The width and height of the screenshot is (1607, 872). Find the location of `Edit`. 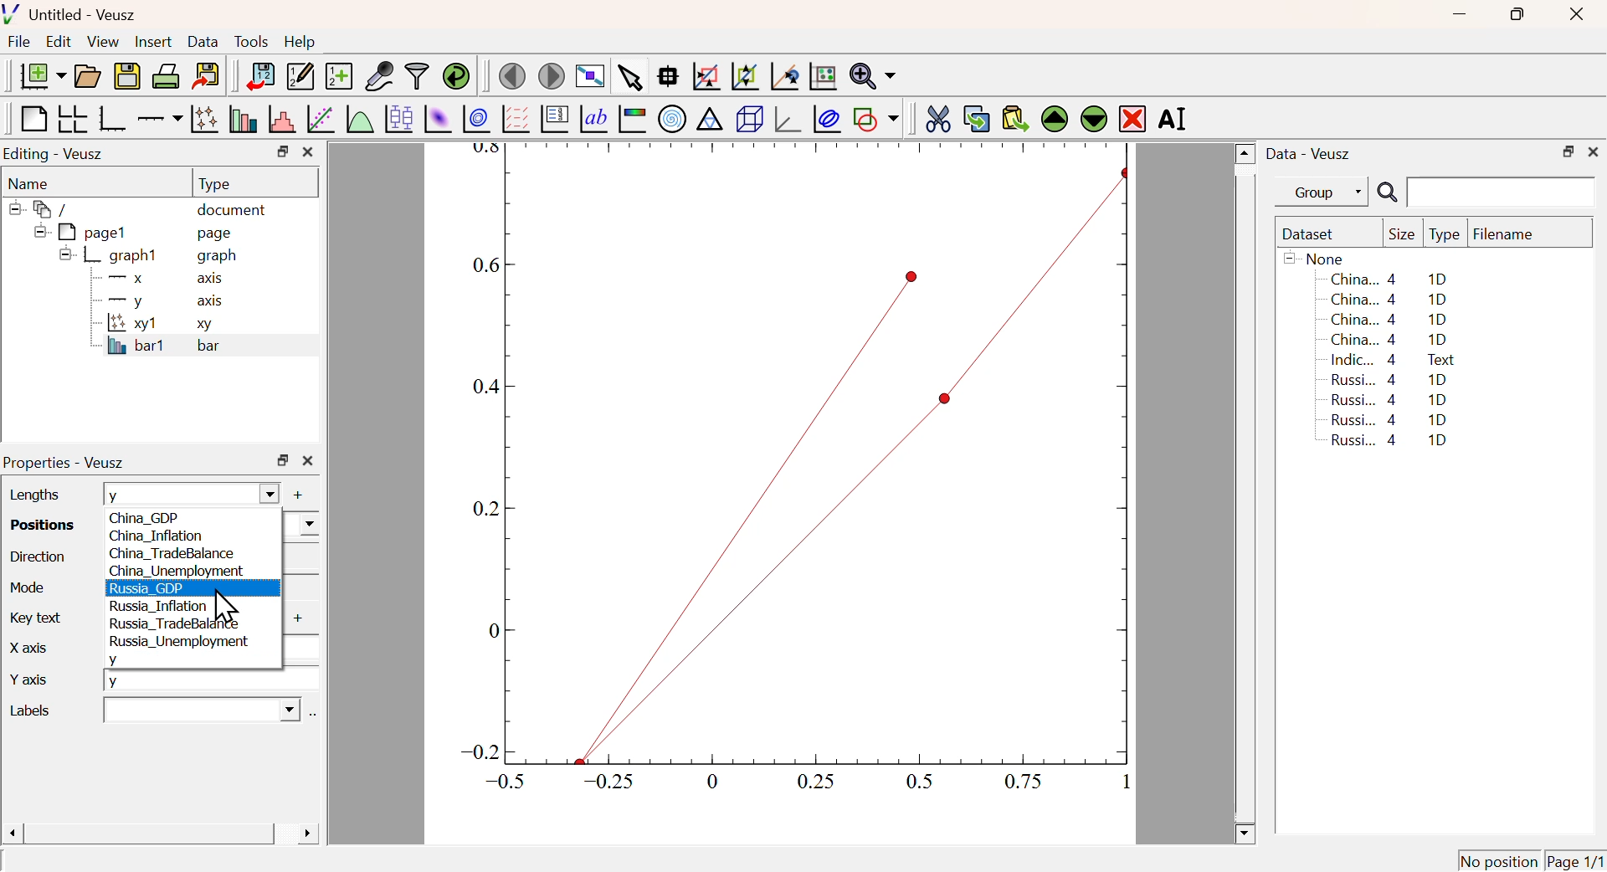

Edit is located at coordinates (59, 40).